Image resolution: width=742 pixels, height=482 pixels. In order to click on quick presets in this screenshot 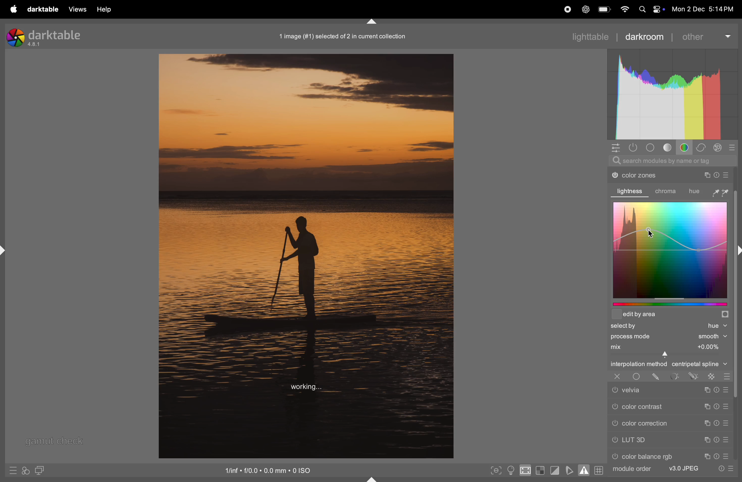, I will do `click(14, 470)`.